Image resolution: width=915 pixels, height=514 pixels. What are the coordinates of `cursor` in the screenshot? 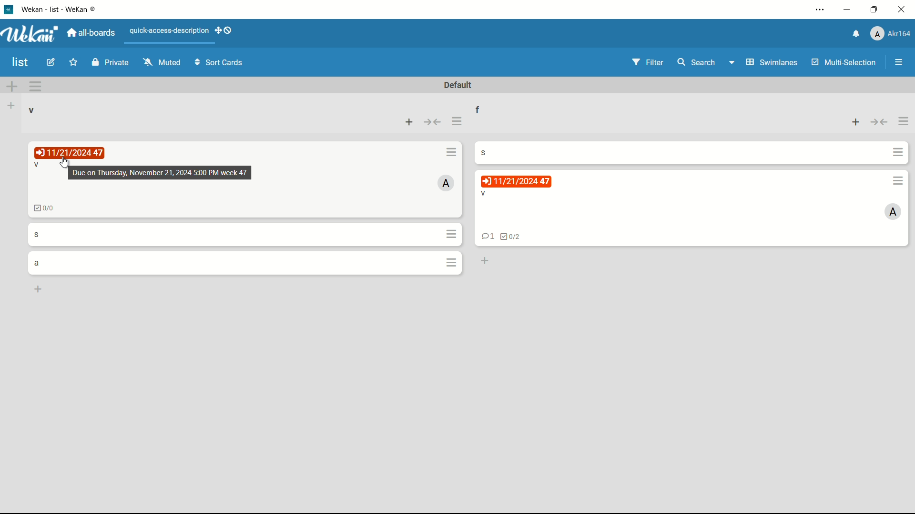 It's located at (64, 164).